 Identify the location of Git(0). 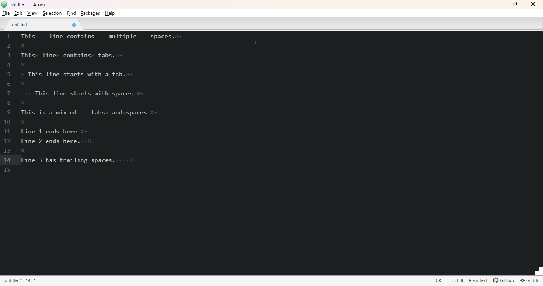
(529, 280).